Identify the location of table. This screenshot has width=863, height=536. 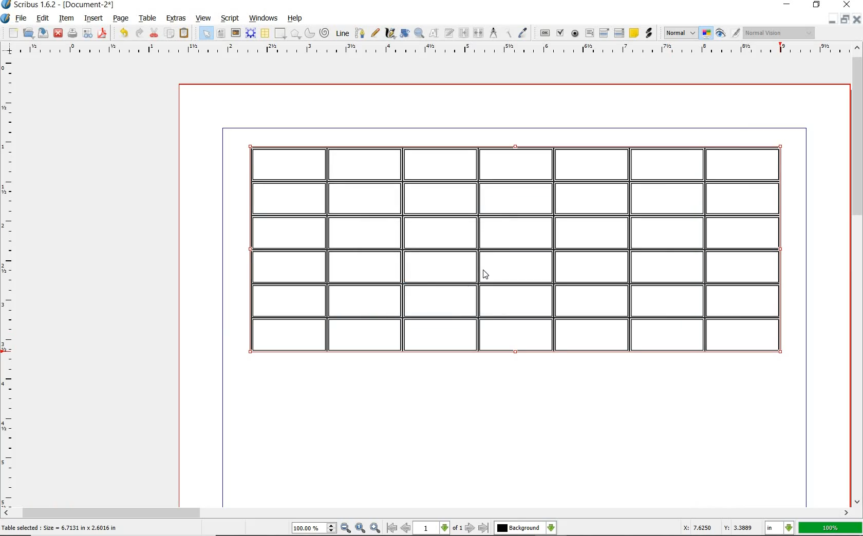
(266, 33).